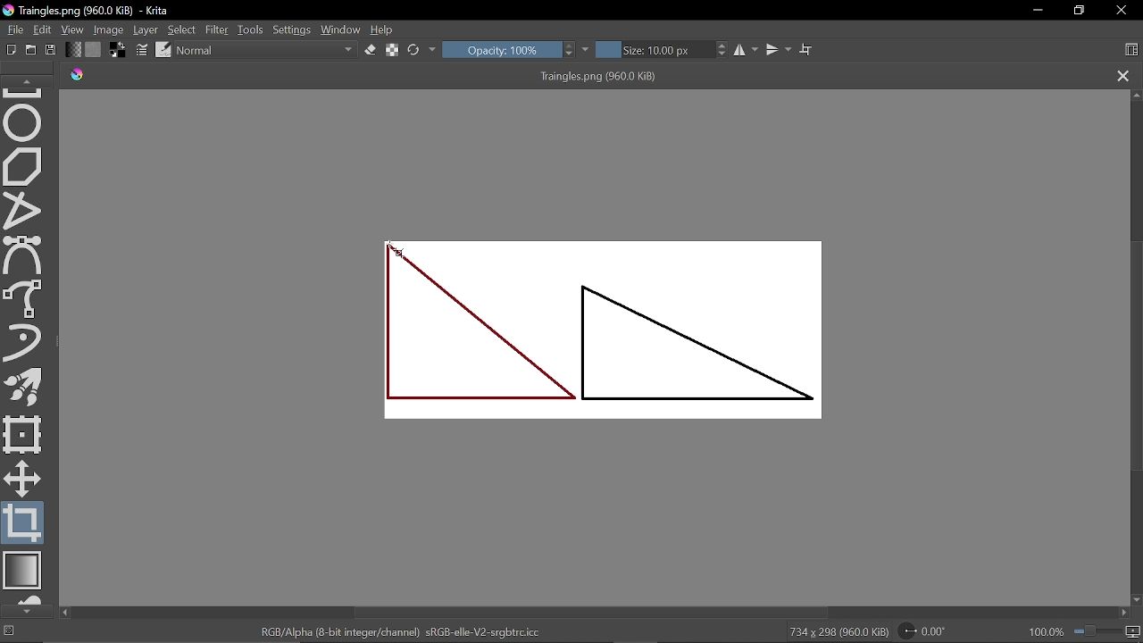 The width and height of the screenshot is (1143, 643). I want to click on Edit brush settings, so click(143, 51).